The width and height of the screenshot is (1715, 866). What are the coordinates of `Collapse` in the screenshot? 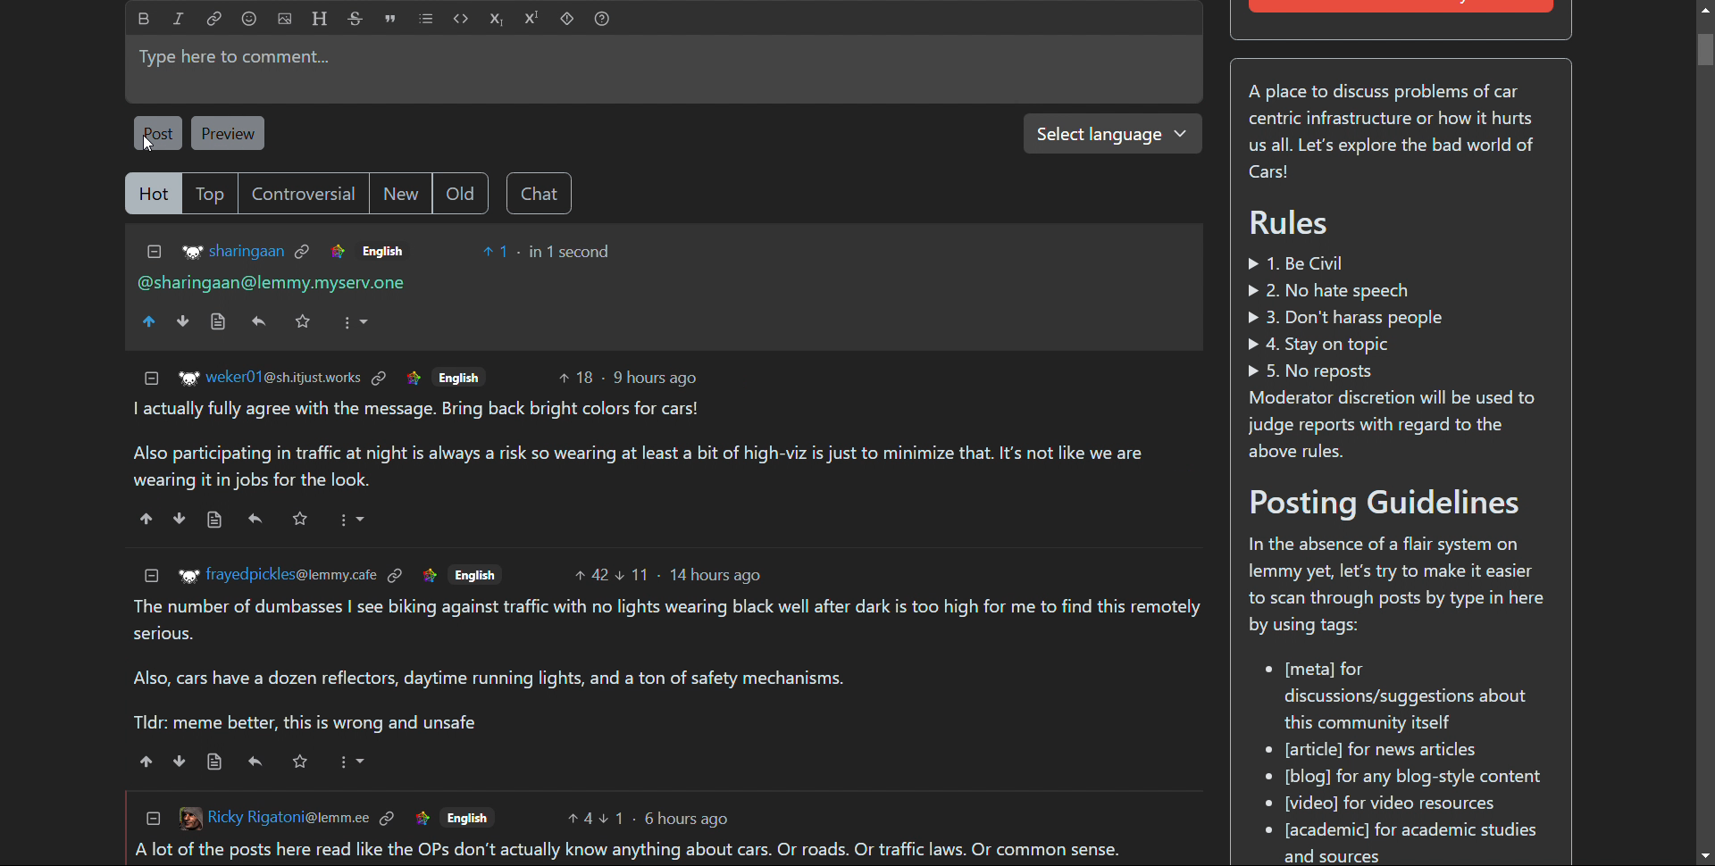 It's located at (154, 379).